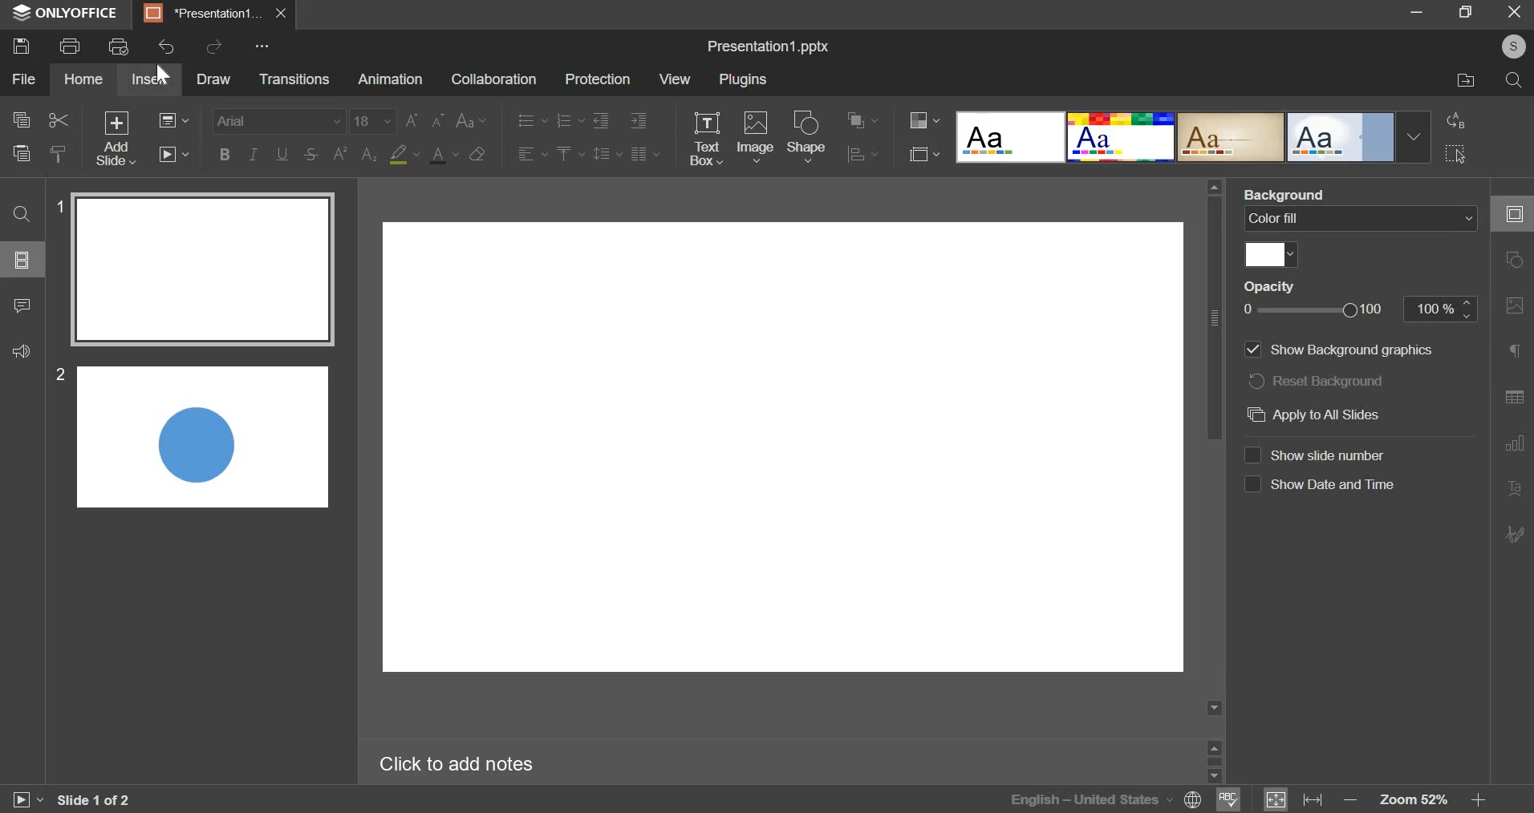  I want to click on collaboration, so click(494, 79).